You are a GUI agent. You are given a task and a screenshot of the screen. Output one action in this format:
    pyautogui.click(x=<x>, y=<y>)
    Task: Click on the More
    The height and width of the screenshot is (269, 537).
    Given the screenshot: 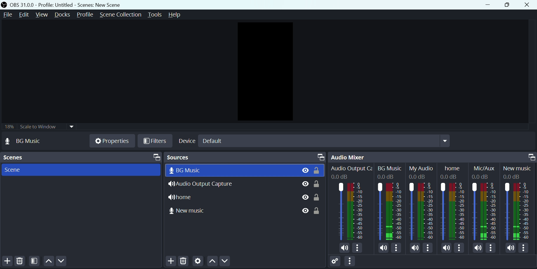 What is the action you would take?
    pyautogui.click(x=359, y=248)
    